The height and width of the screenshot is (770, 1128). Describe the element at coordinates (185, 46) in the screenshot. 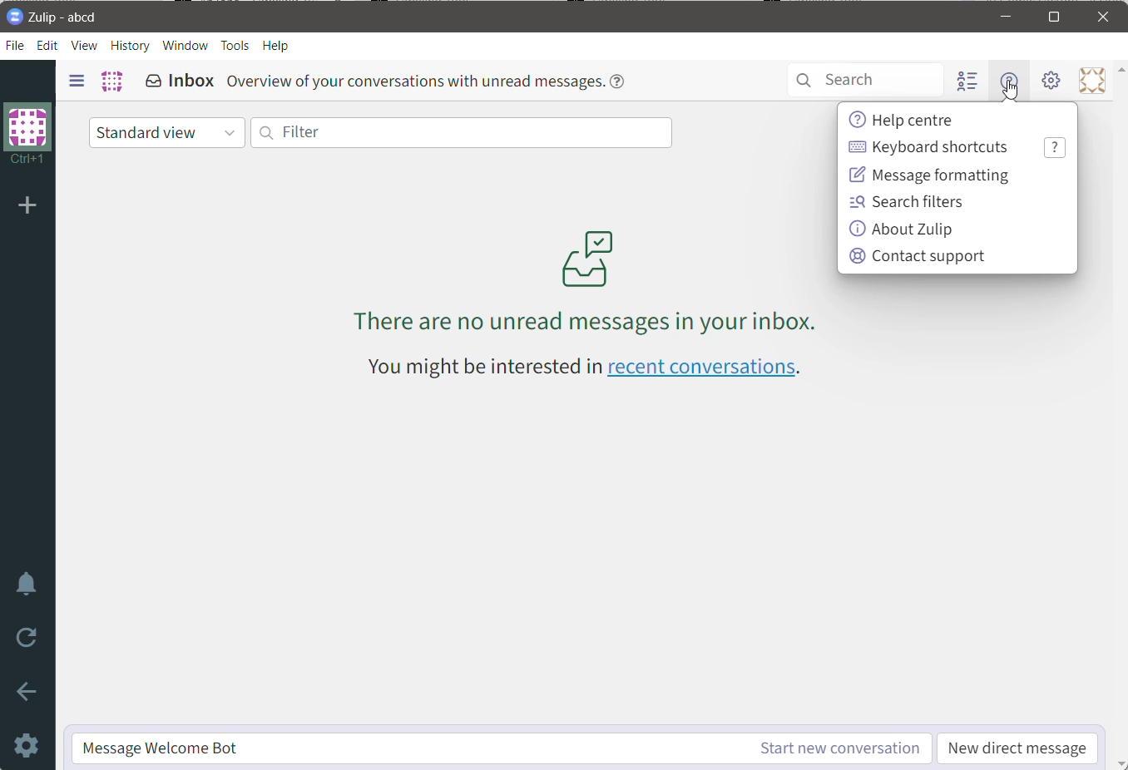

I see `Window` at that location.